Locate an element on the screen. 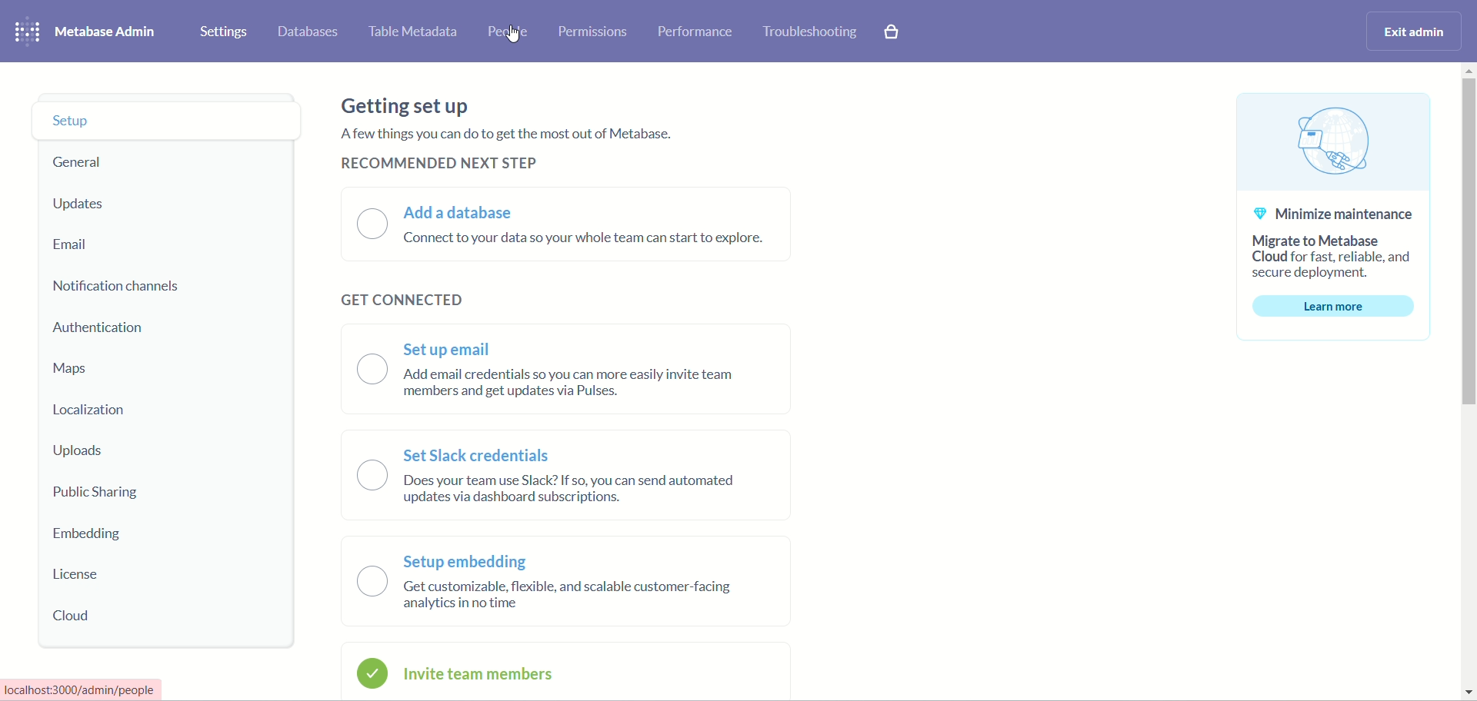  set slack credentials is located at coordinates (481, 454).